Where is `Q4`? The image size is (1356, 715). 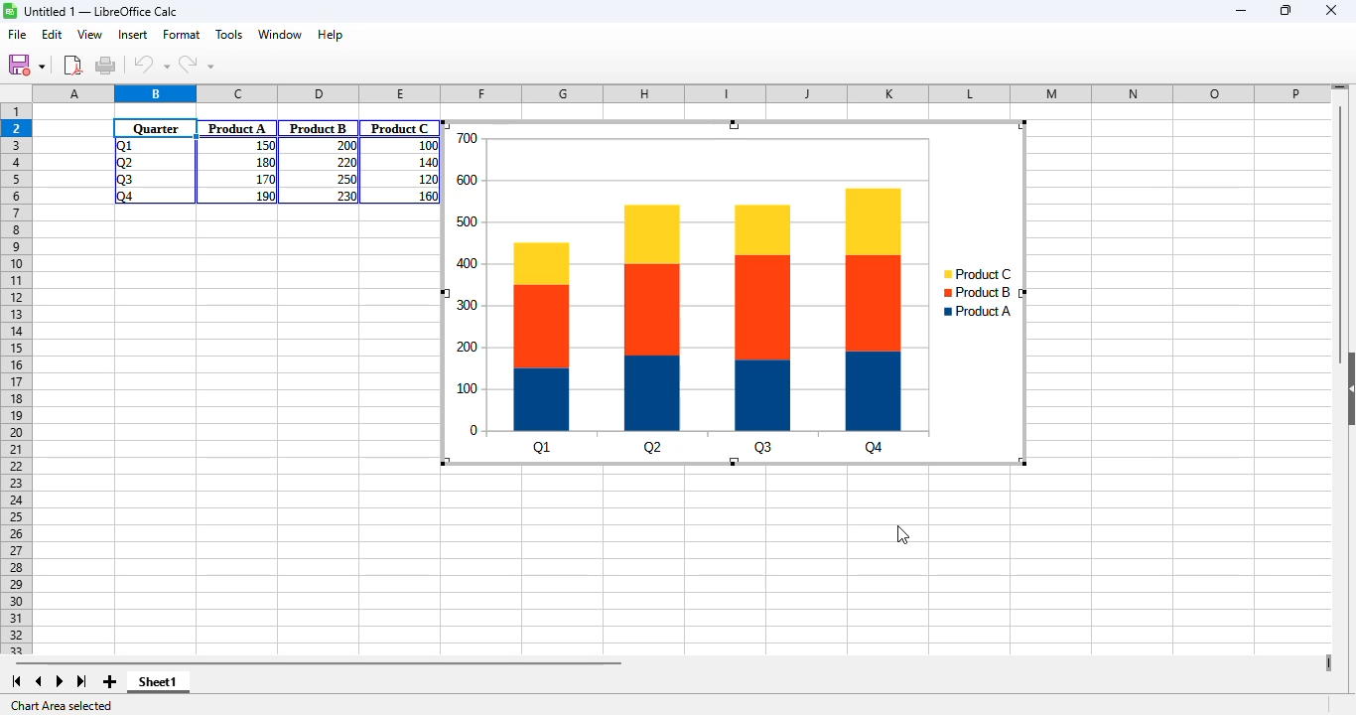
Q4 is located at coordinates (124, 197).